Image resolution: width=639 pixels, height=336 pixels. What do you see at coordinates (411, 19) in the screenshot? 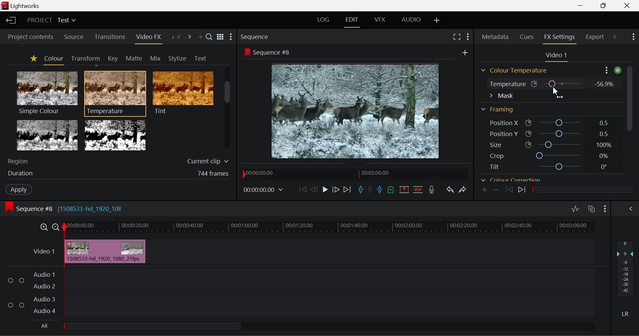
I see `AUDIO Layout` at bounding box center [411, 19].